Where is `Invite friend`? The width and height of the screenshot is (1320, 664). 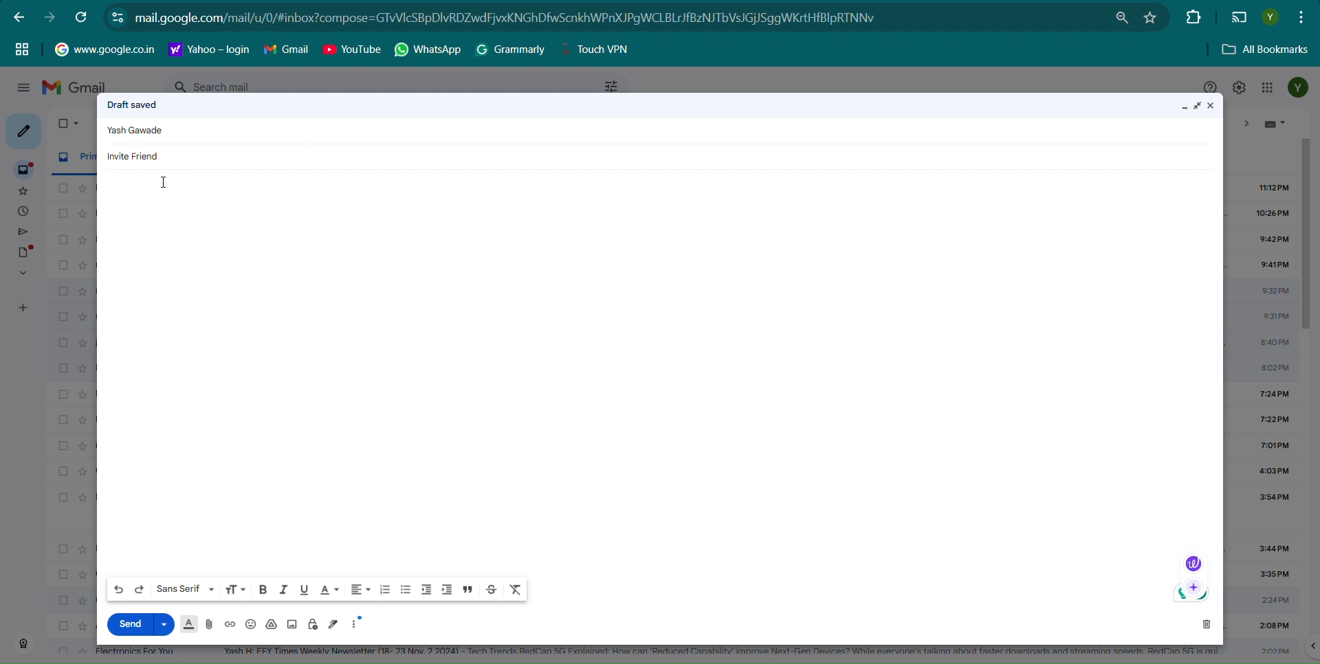 Invite friend is located at coordinates (135, 155).